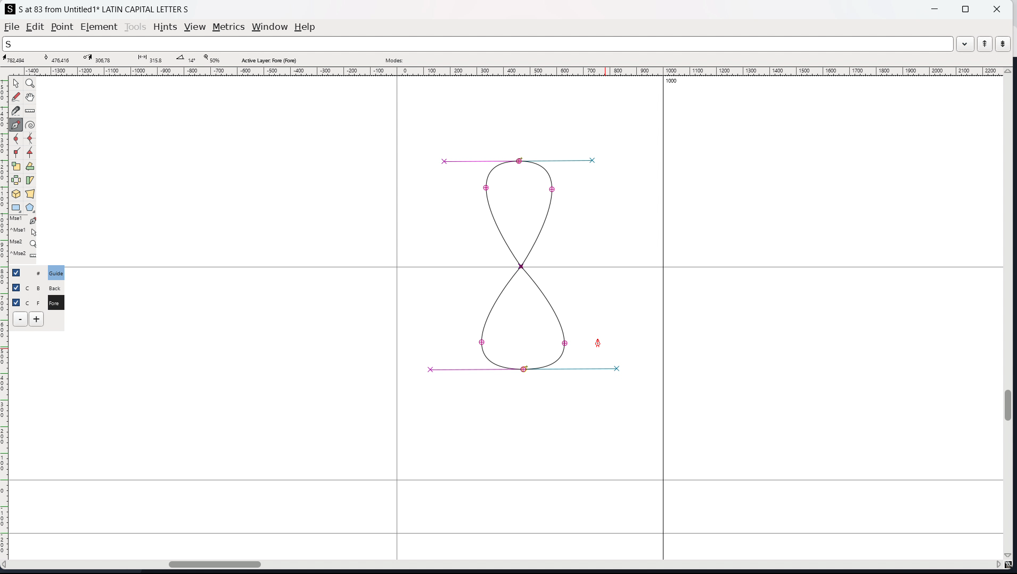 This screenshot has width=1017, height=574. Describe the element at coordinates (17, 125) in the screenshot. I see `add a point then drag out its control points` at that location.